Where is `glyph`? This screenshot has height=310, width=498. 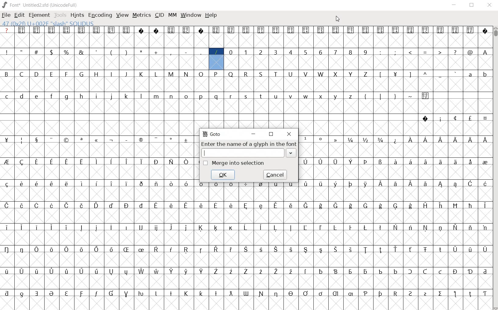 glyph is located at coordinates (365, 97).